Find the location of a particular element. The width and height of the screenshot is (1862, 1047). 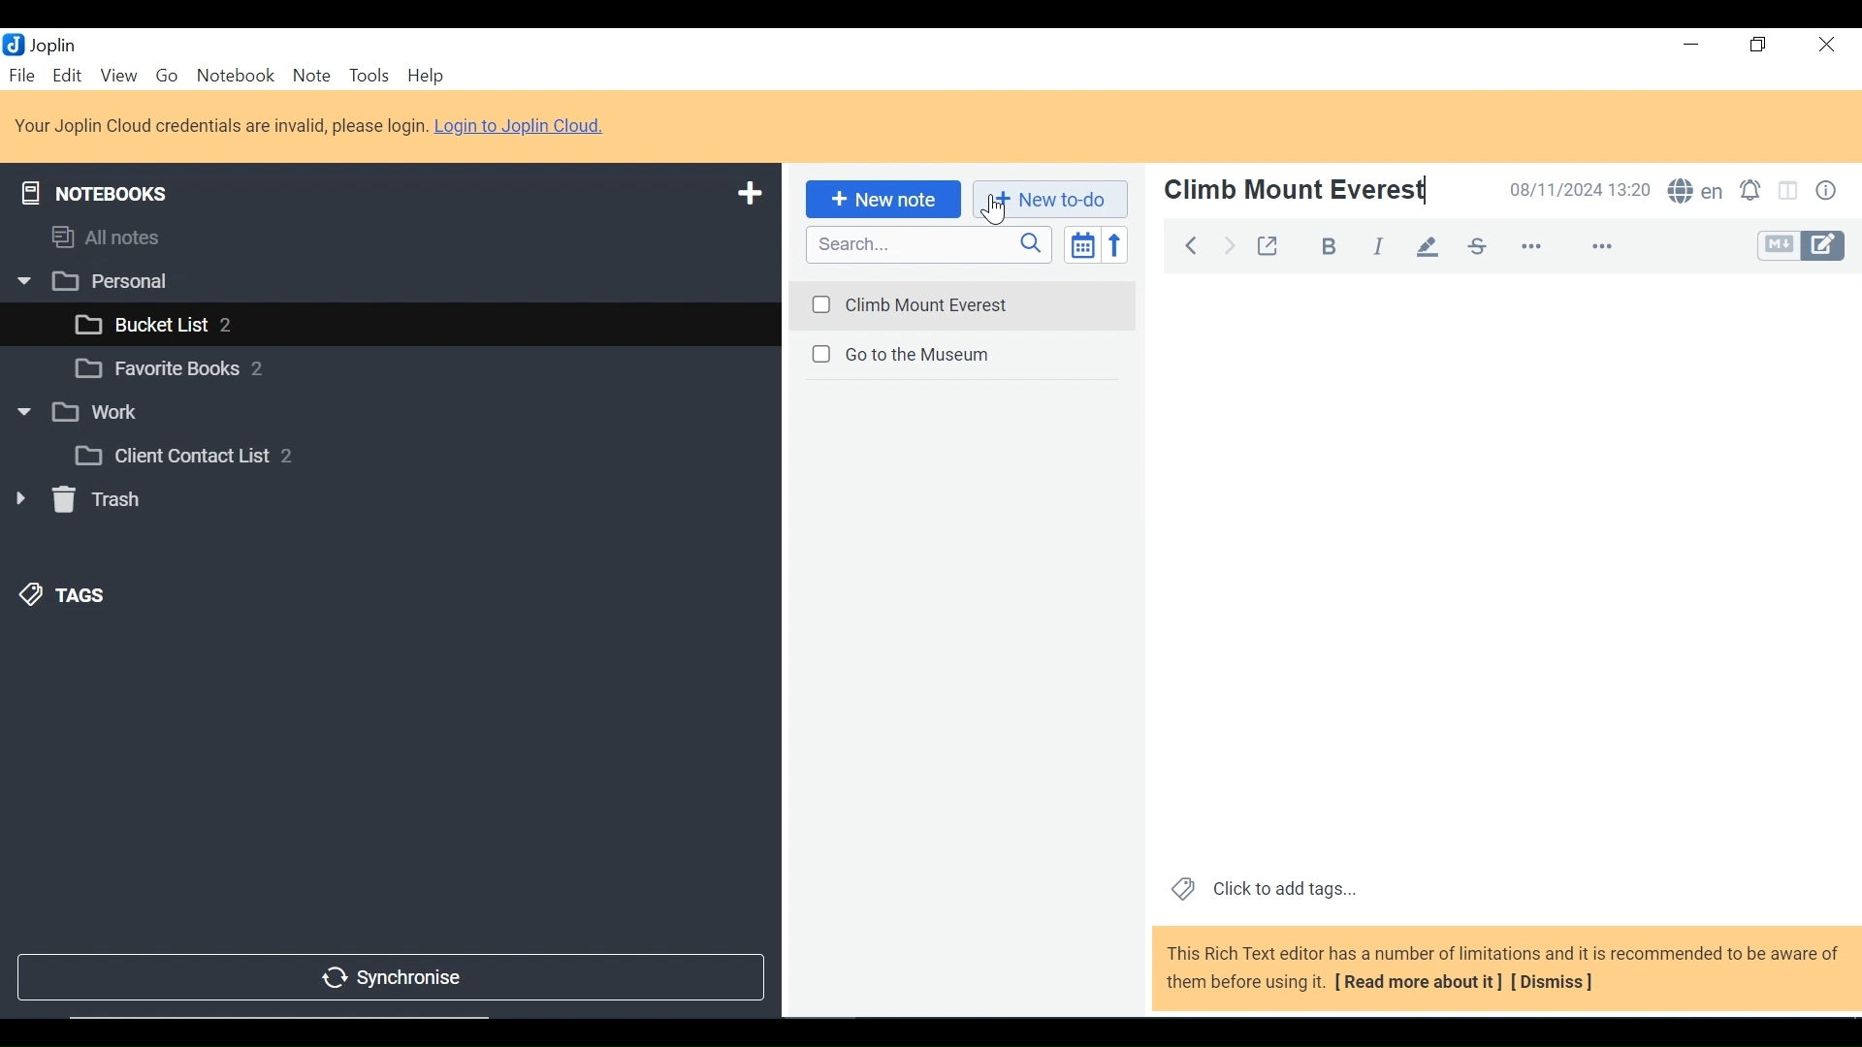

minimize is located at coordinates (1691, 48).